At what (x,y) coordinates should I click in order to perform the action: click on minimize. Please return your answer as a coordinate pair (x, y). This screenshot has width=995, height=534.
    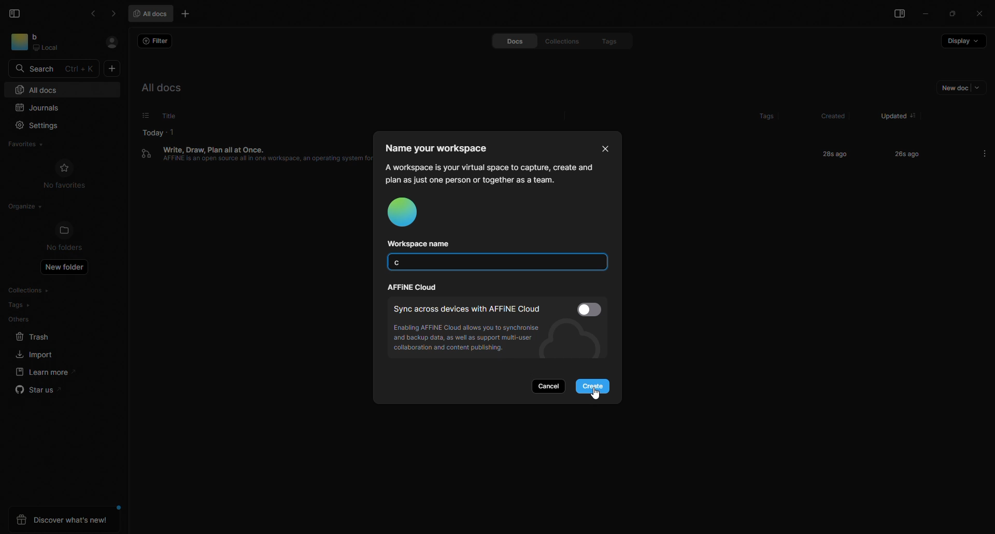
    Looking at the image, I should click on (927, 15).